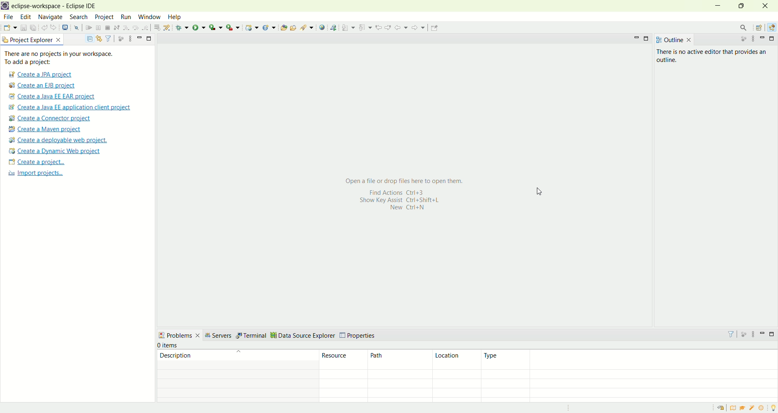 The width and height of the screenshot is (778, 413). I want to click on skip all breakpoints, so click(76, 28).